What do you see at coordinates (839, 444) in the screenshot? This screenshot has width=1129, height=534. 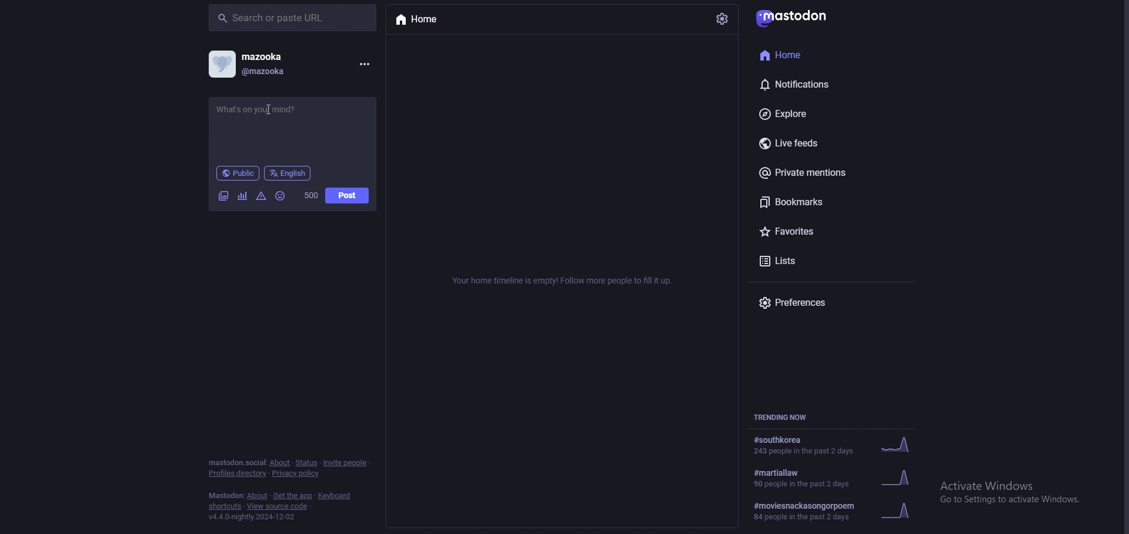 I see `trending` at bounding box center [839, 444].